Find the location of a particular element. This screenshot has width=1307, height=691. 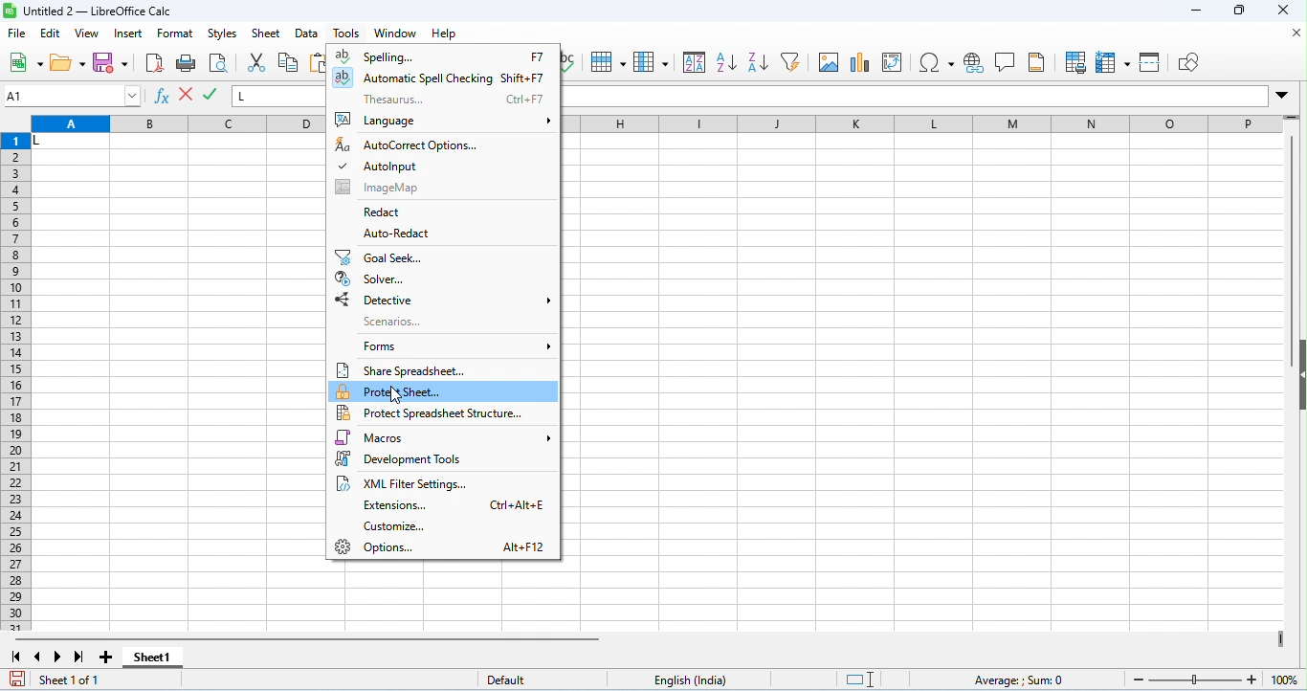

header and footer is located at coordinates (1036, 62).